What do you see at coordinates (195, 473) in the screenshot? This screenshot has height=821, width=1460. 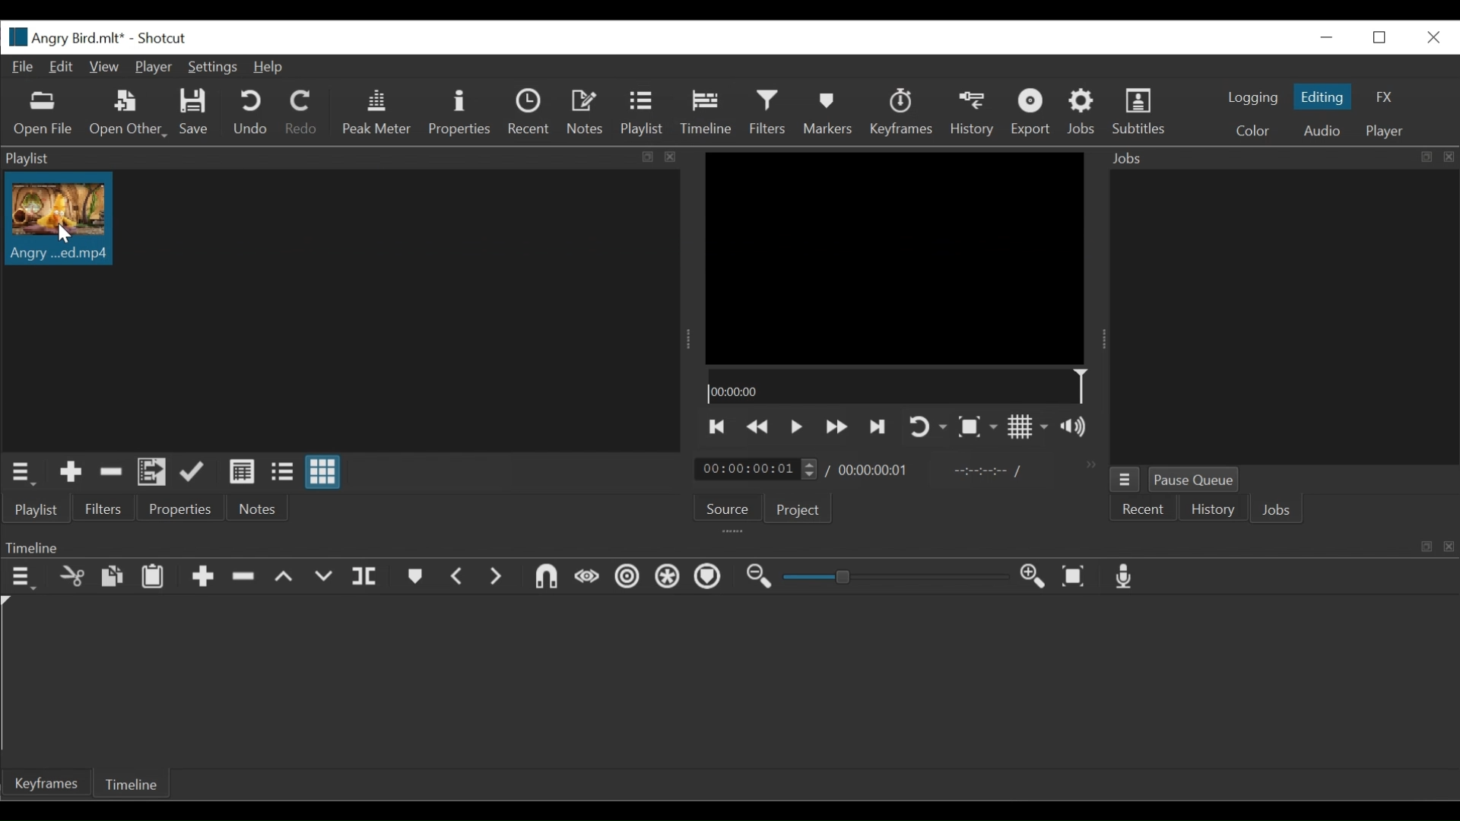 I see `Update` at bounding box center [195, 473].